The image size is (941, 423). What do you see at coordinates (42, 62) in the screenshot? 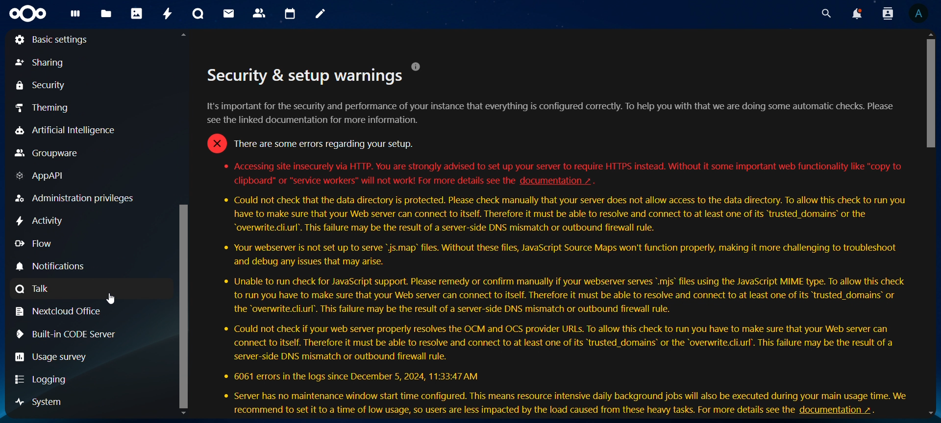
I see `sharing` at bounding box center [42, 62].